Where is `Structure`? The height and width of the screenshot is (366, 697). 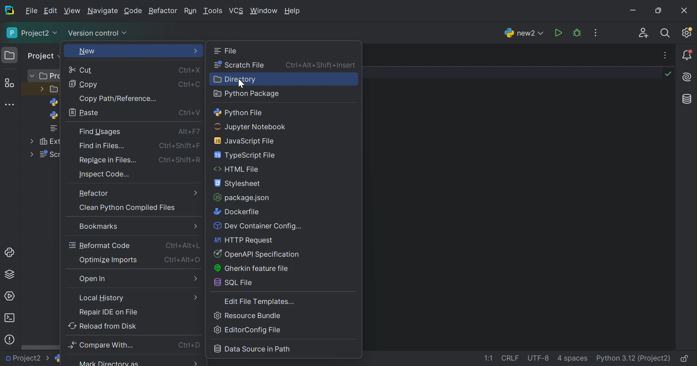
Structure is located at coordinates (9, 83).